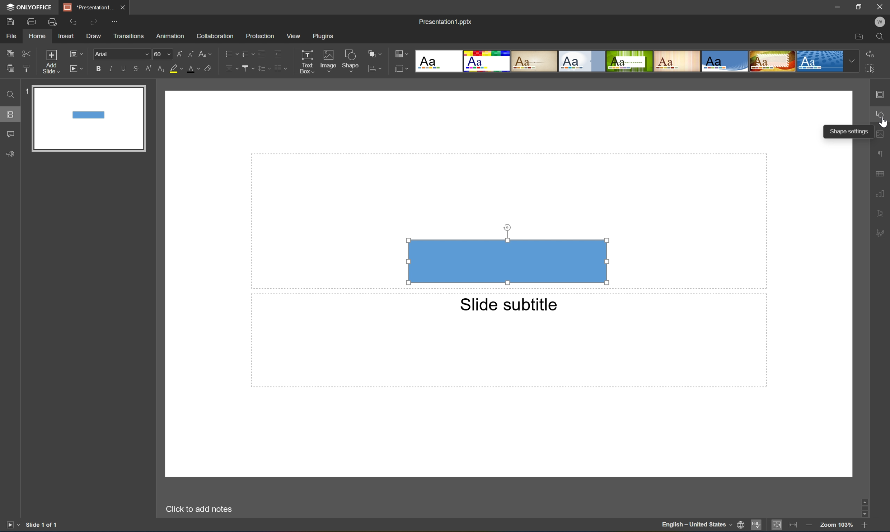 The width and height of the screenshot is (890, 532). I want to click on Horizontally align, so click(230, 68).